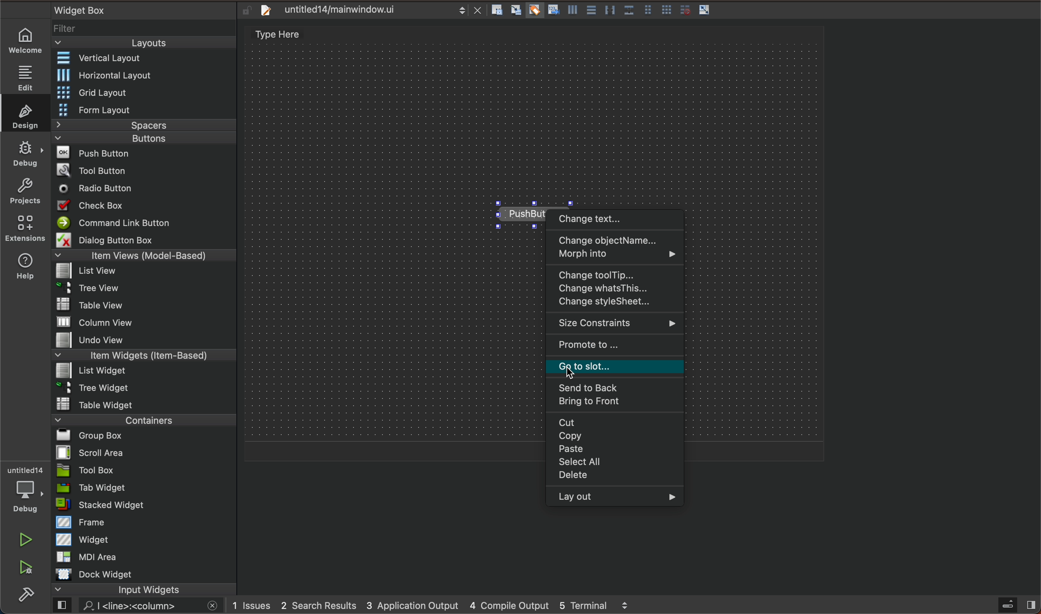  Describe the element at coordinates (143, 43) in the screenshot. I see `layouts` at that location.